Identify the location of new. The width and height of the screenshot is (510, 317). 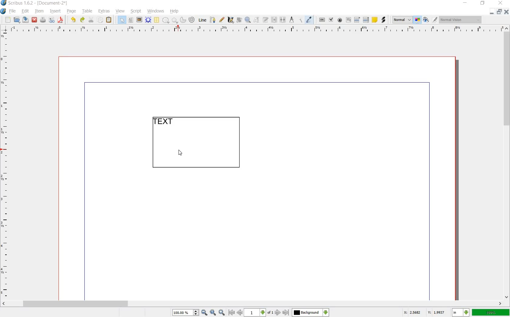
(8, 20).